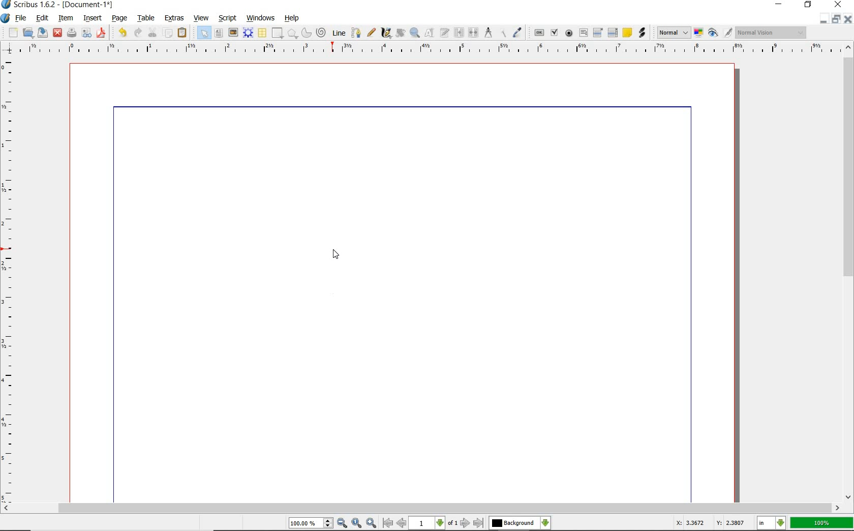 The height and width of the screenshot is (531, 854). Describe the element at coordinates (152, 33) in the screenshot. I see `cut` at that location.